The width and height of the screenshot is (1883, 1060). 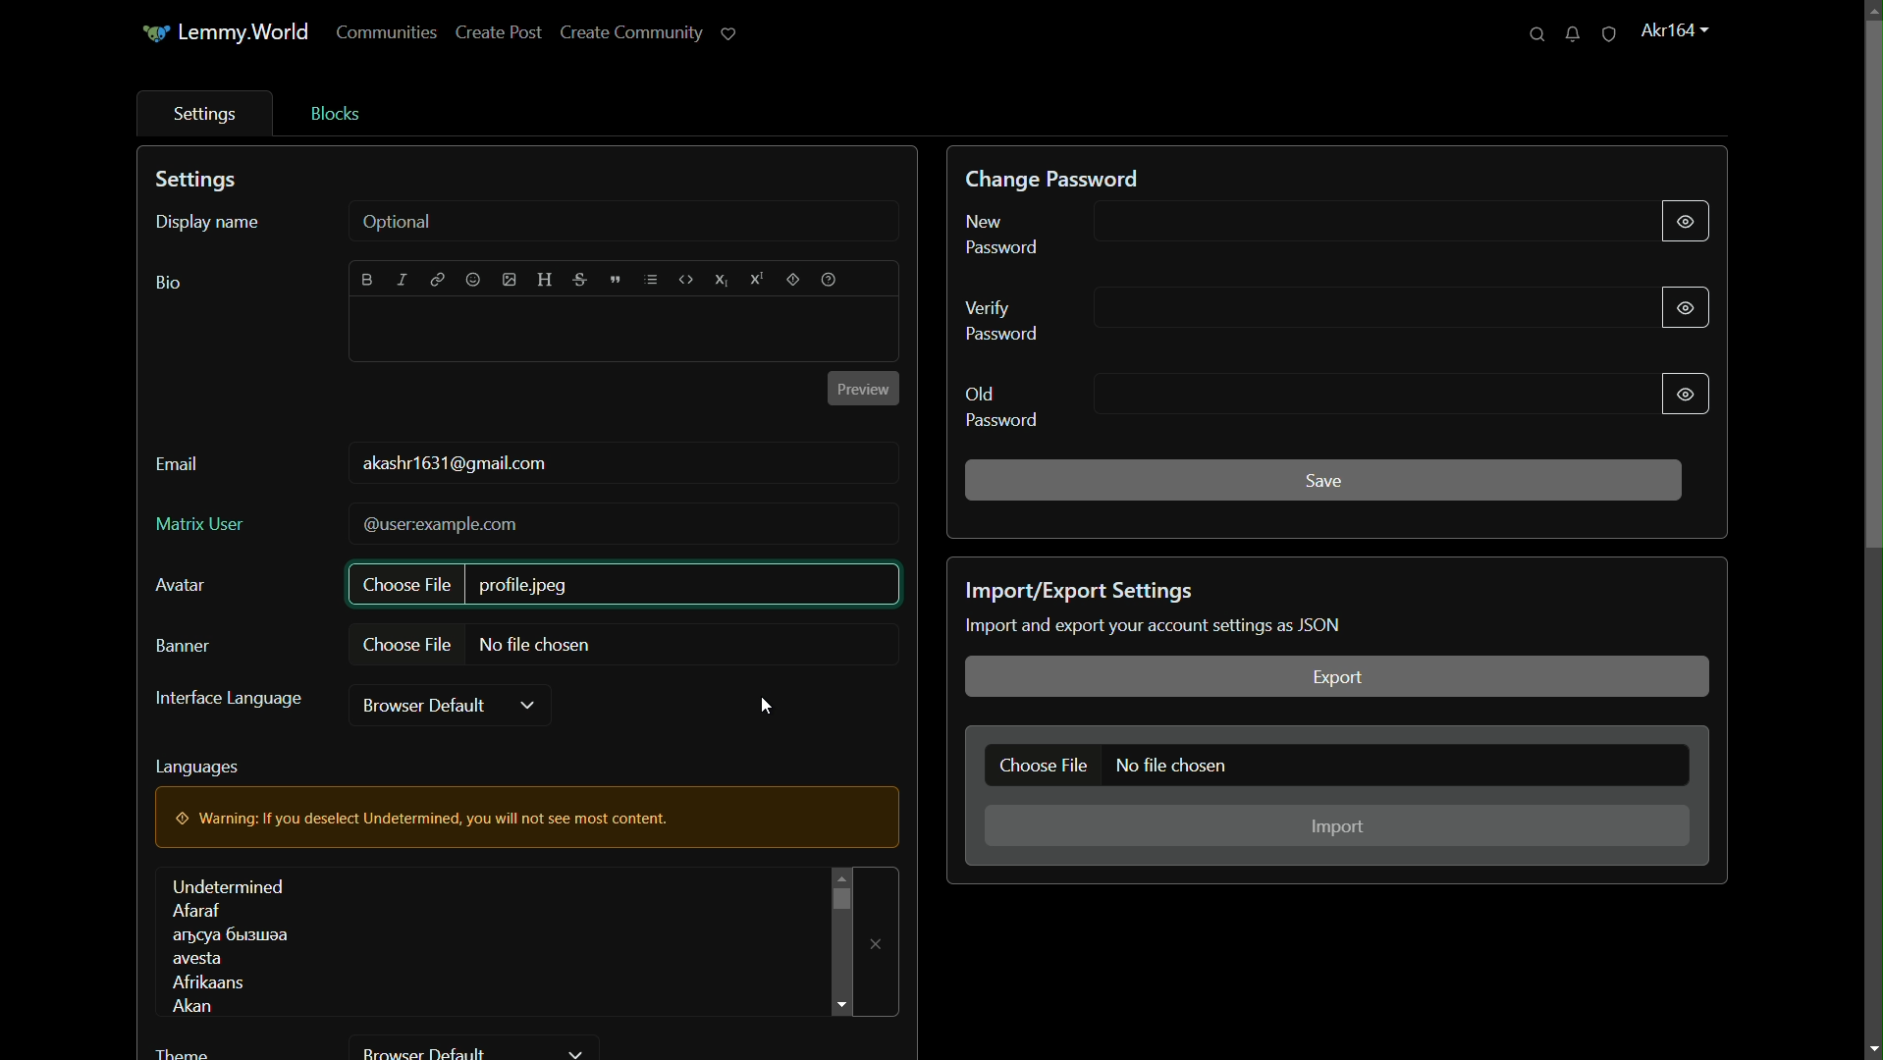 I want to click on superscript, so click(x=756, y=279).